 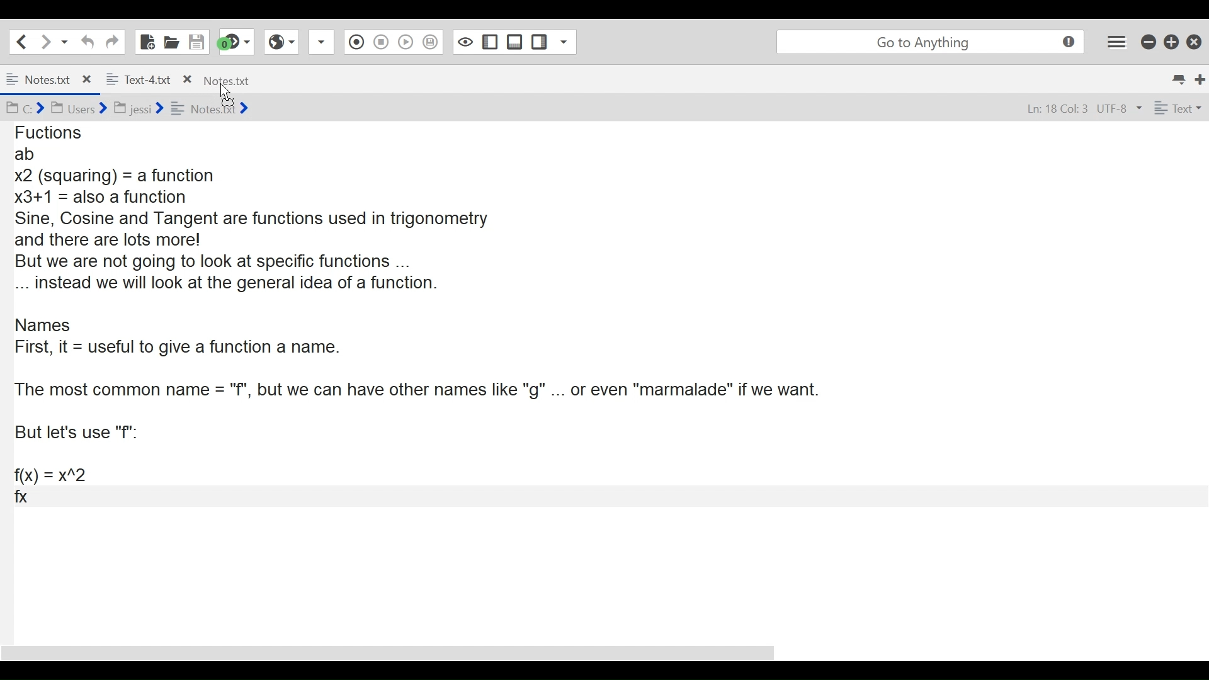 What do you see at coordinates (514, 42) in the screenshot?
I see `Show/hide Bottom Sidebar` at bounding box center [514, 42].